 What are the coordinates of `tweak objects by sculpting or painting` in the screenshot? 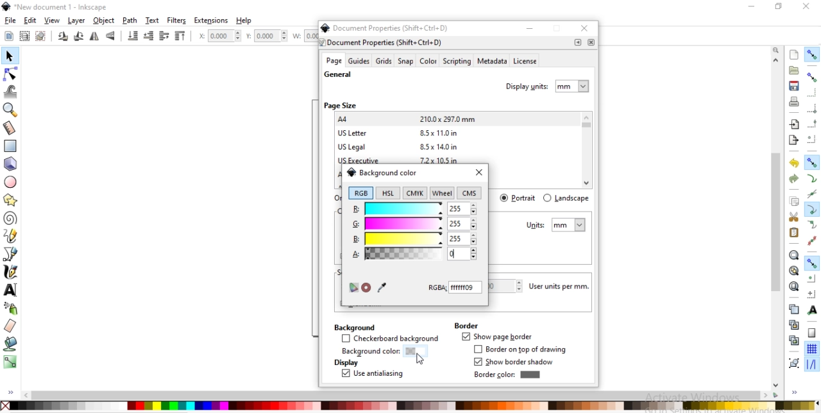 It's located at (12, 91).